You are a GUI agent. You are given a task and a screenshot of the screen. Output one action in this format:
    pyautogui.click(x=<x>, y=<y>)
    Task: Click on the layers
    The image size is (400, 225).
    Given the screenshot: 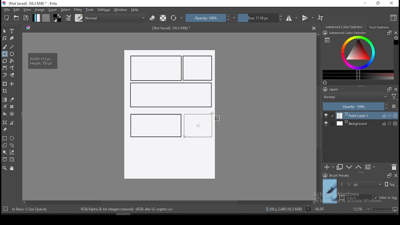 What is the action you would take?
    pyautogui.click(x=333, y=90)
    